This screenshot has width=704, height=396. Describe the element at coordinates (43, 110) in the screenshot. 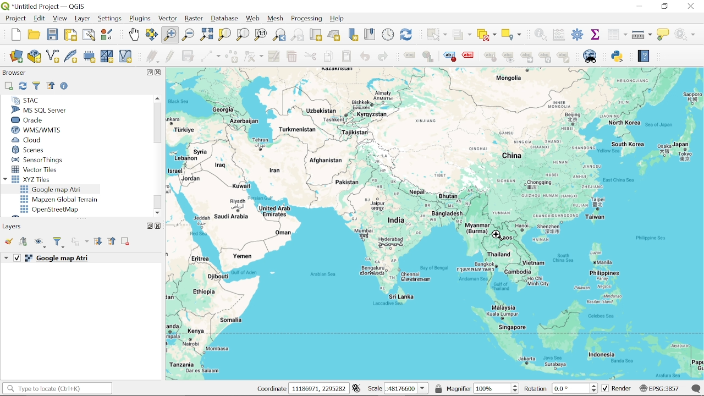

I see `MS SQL Server` at that location.